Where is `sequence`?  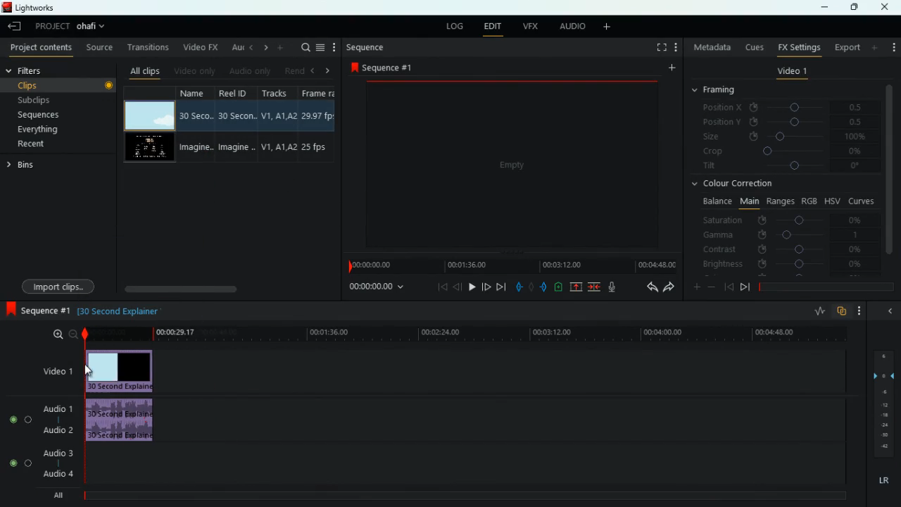
sequence is located at coordinates (367, 48).